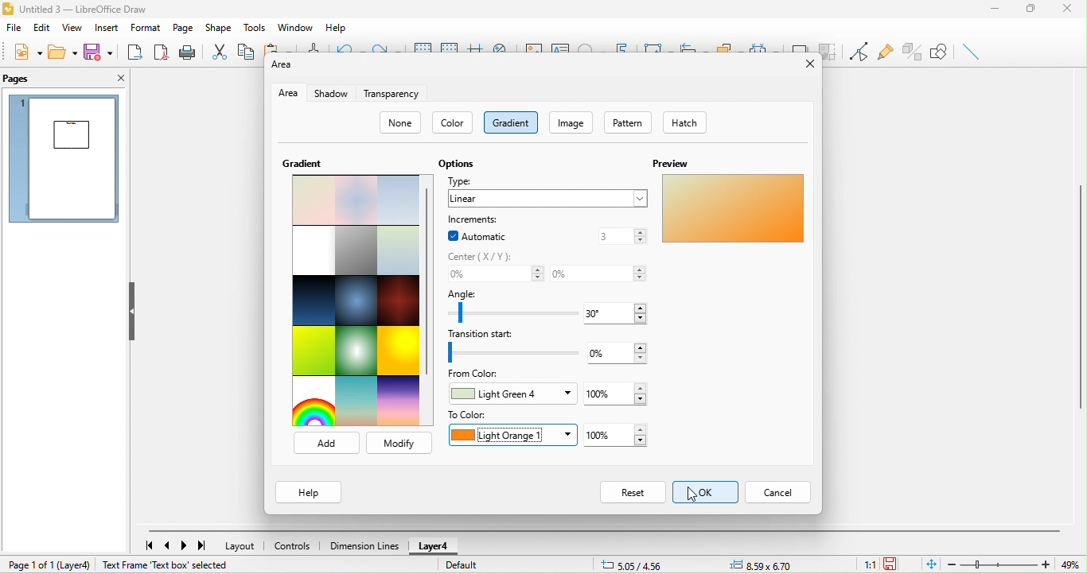 This screenshot has width=1087, height=574. I want to click on vertical scroll bar, so click(430, 285).